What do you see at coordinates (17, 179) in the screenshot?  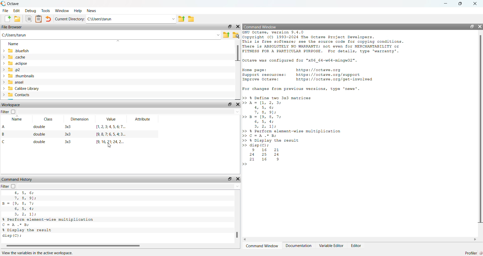 I see `Command History` at bounding box center [17, 179].